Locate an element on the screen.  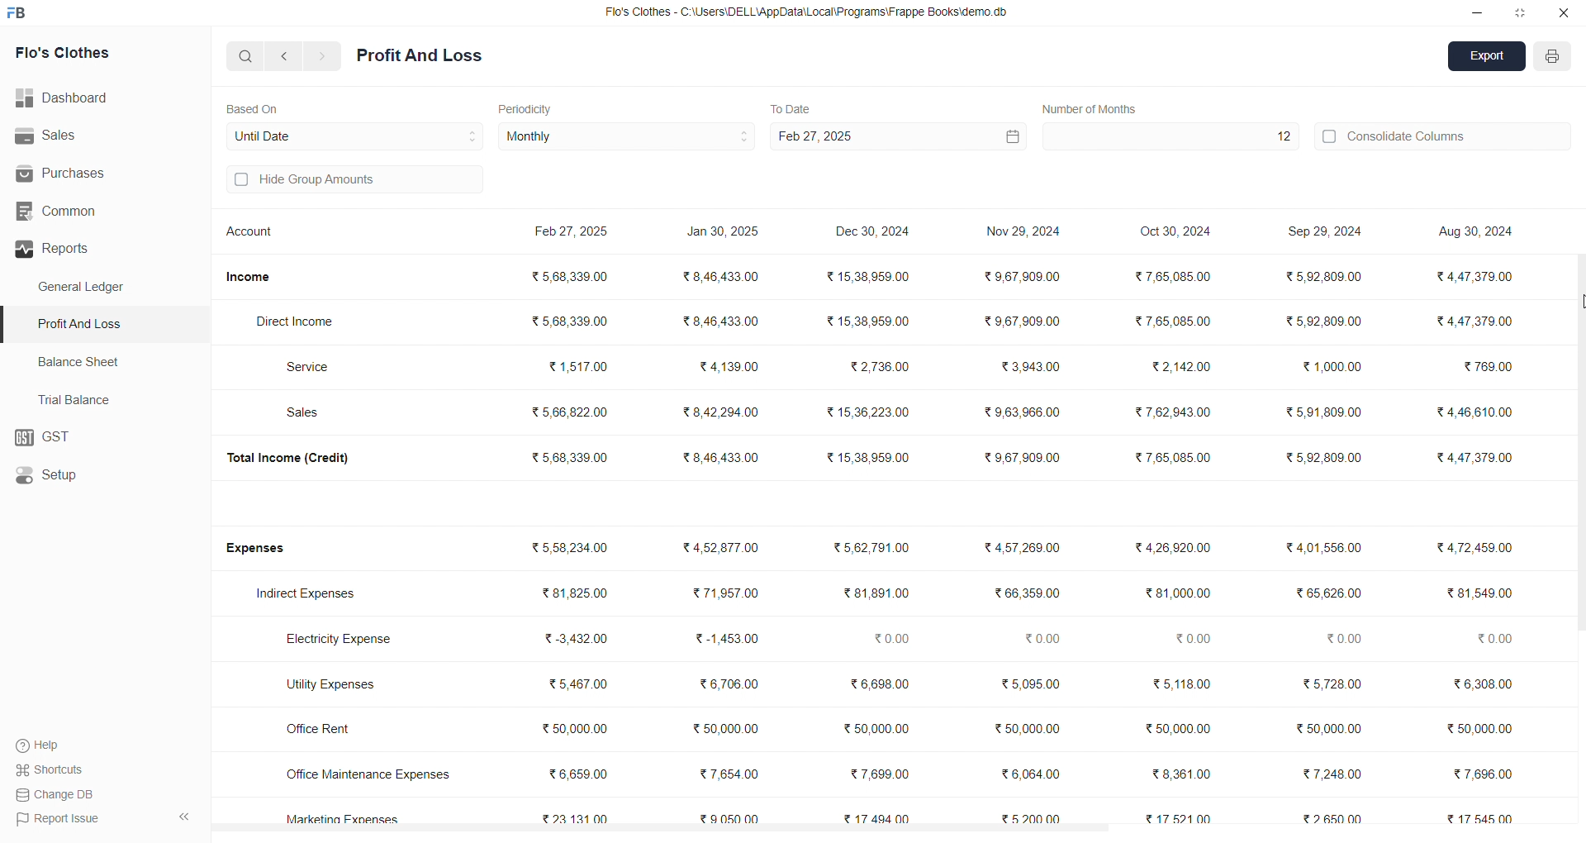
Oct 30, 2024 is located at coordinates (1178, 232).